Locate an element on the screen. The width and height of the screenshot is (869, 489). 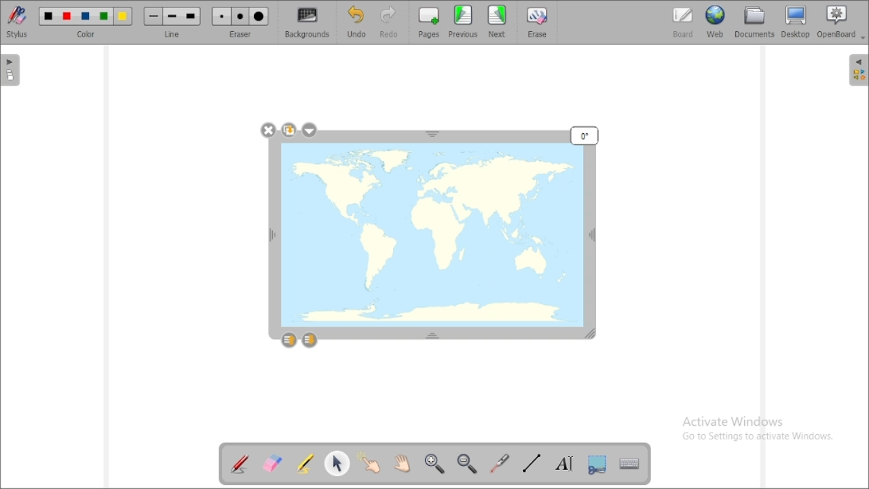
color is located at coordinates (86, 22).